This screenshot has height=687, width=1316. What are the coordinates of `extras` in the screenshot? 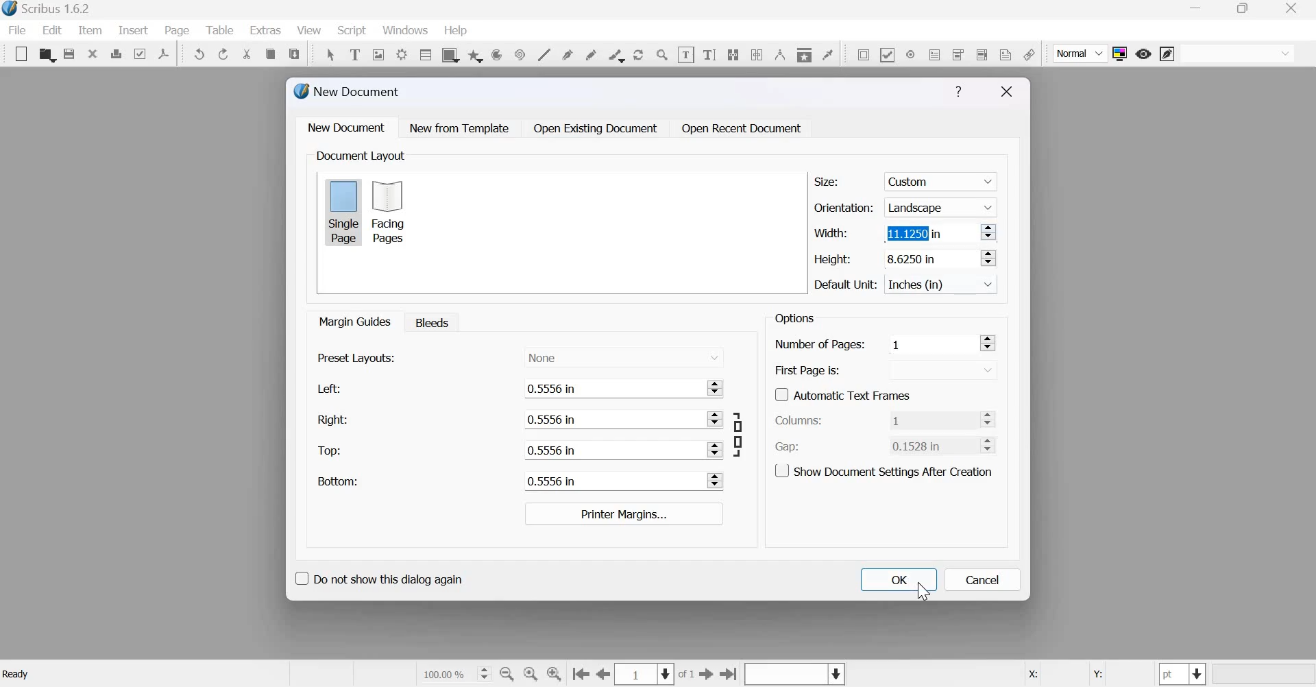 It's located at (266, 30).